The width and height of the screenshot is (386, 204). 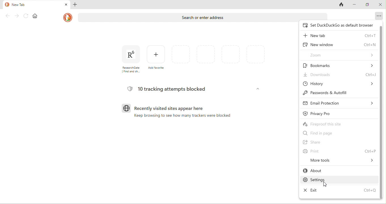 What do you see at coordinates (126, 108) in the screenshot?
I see `browser logo` at bounding box center [126, 108].